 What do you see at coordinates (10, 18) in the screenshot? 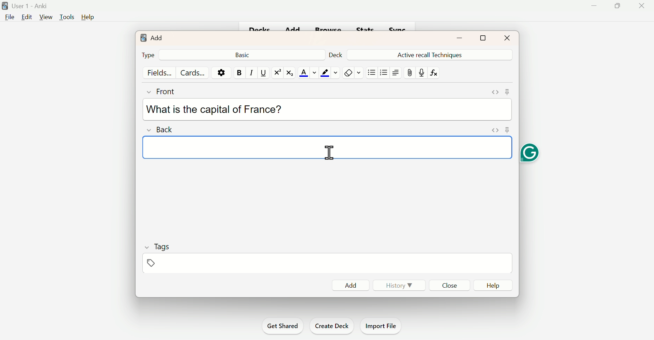
I see `File` at bounding box center [10, 18].